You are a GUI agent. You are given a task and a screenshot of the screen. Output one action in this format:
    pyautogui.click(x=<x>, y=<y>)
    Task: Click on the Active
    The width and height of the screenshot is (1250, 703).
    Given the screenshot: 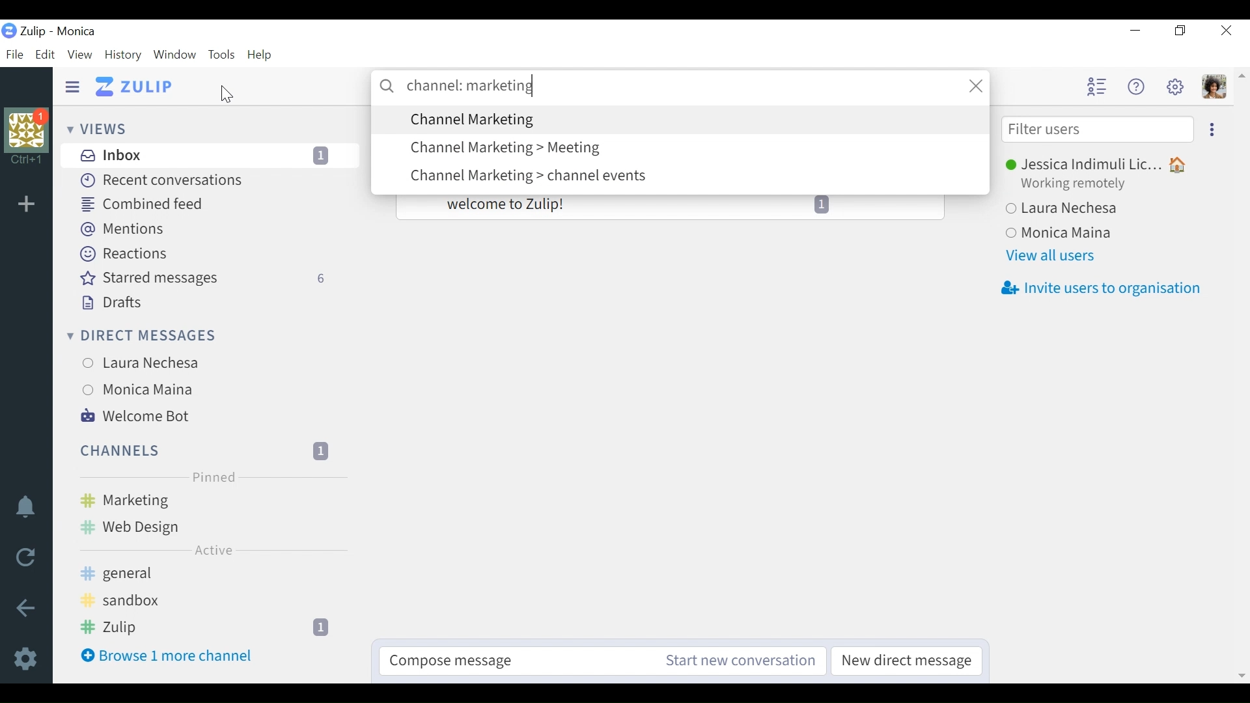 What is the action you would take?
    pyautogui.click(x=210, y=550)
    